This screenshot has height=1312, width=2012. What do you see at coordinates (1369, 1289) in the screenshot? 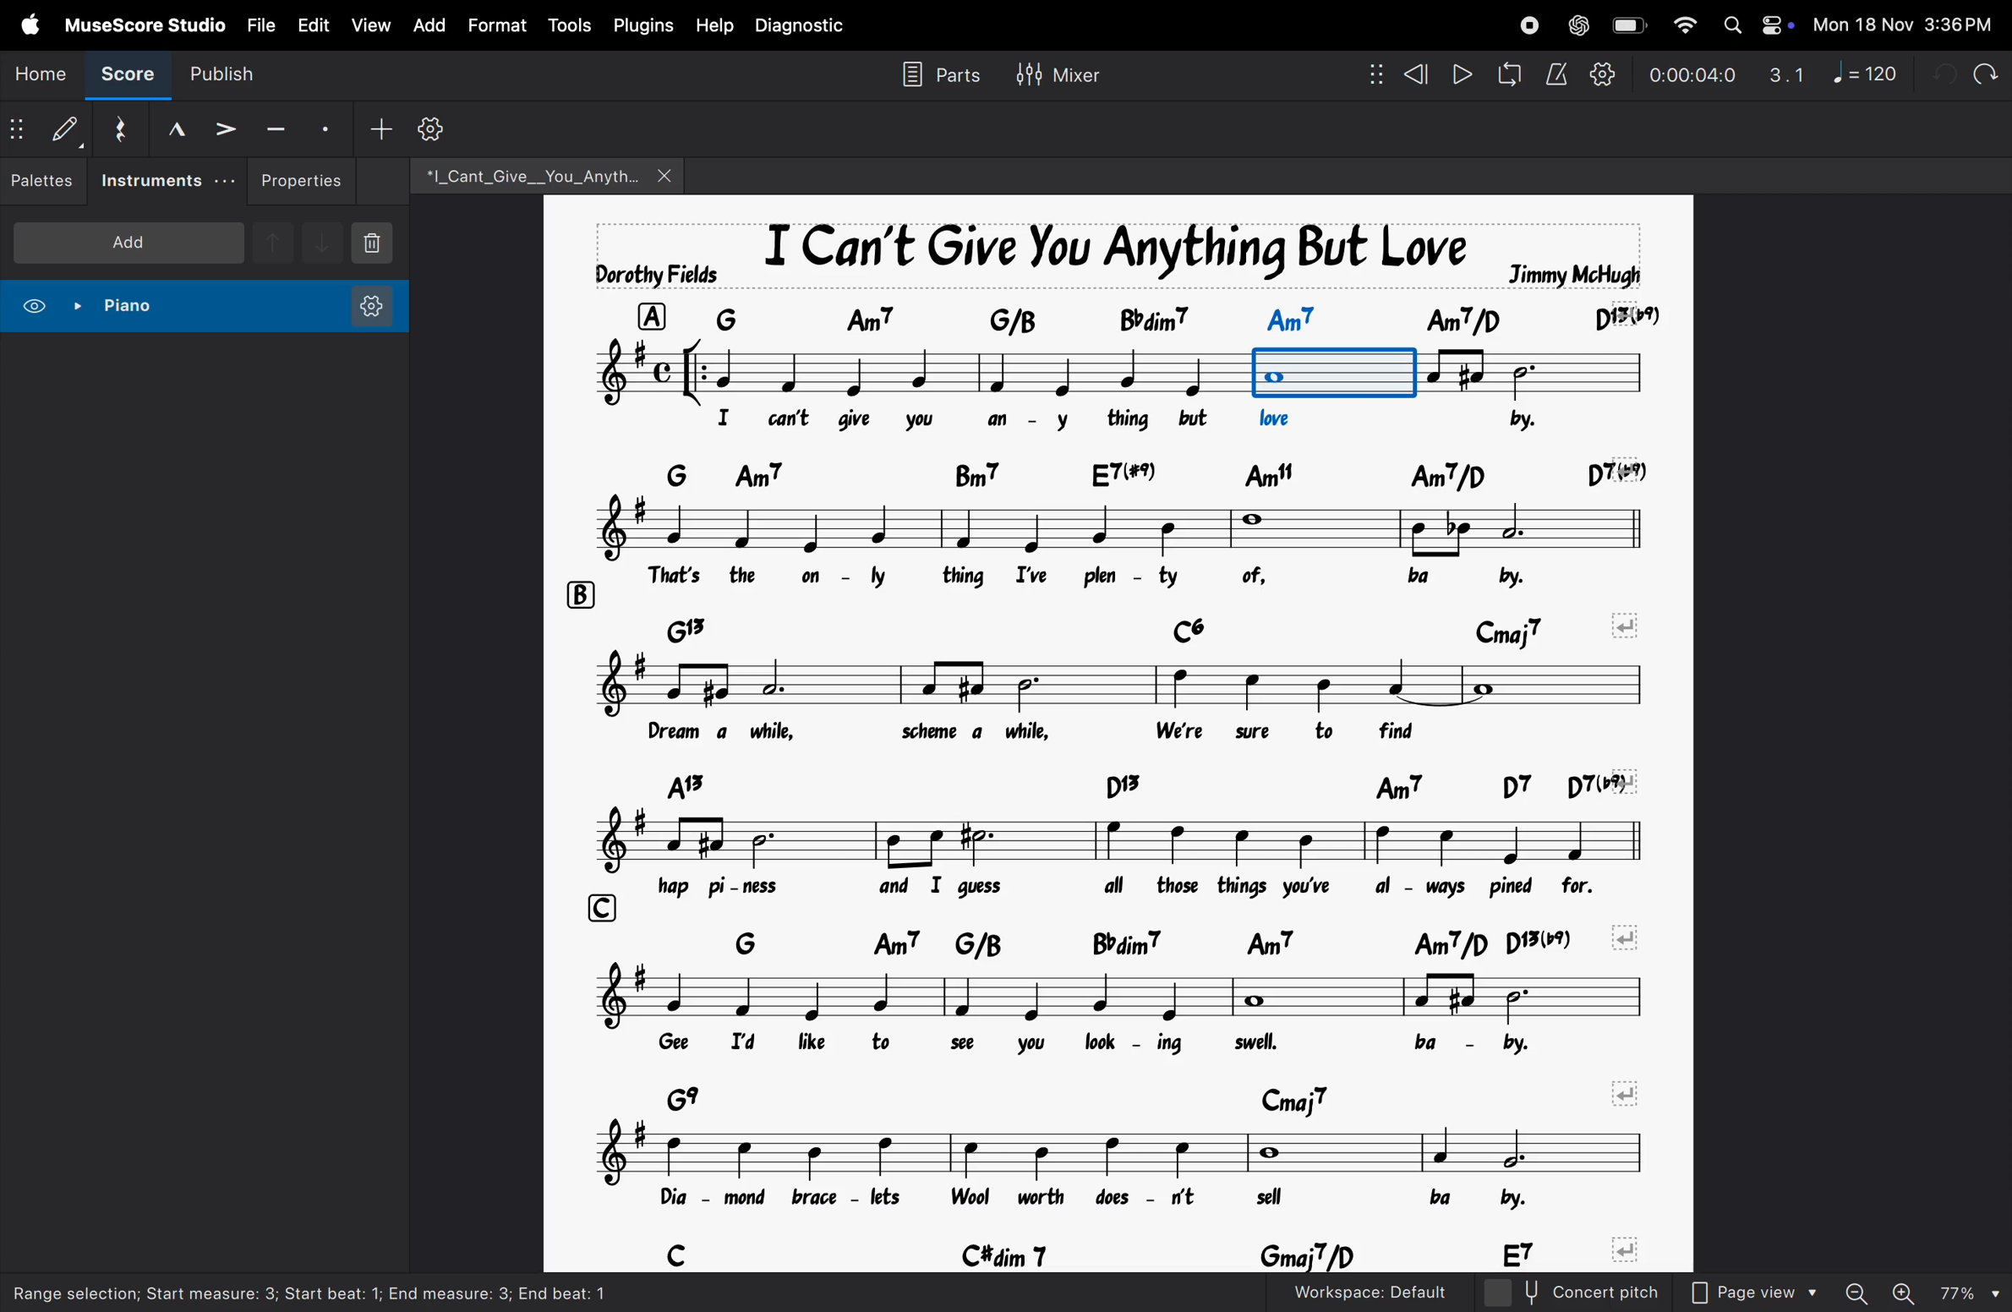
I see `workspace default` at bounding box center [1369, 1289].